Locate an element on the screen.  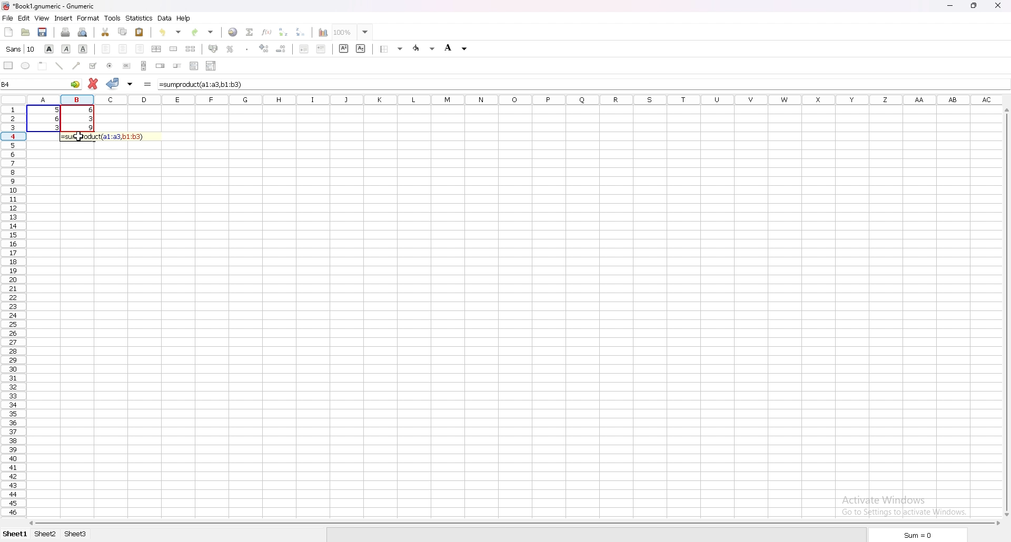
font is located at coordinates (21, 49).